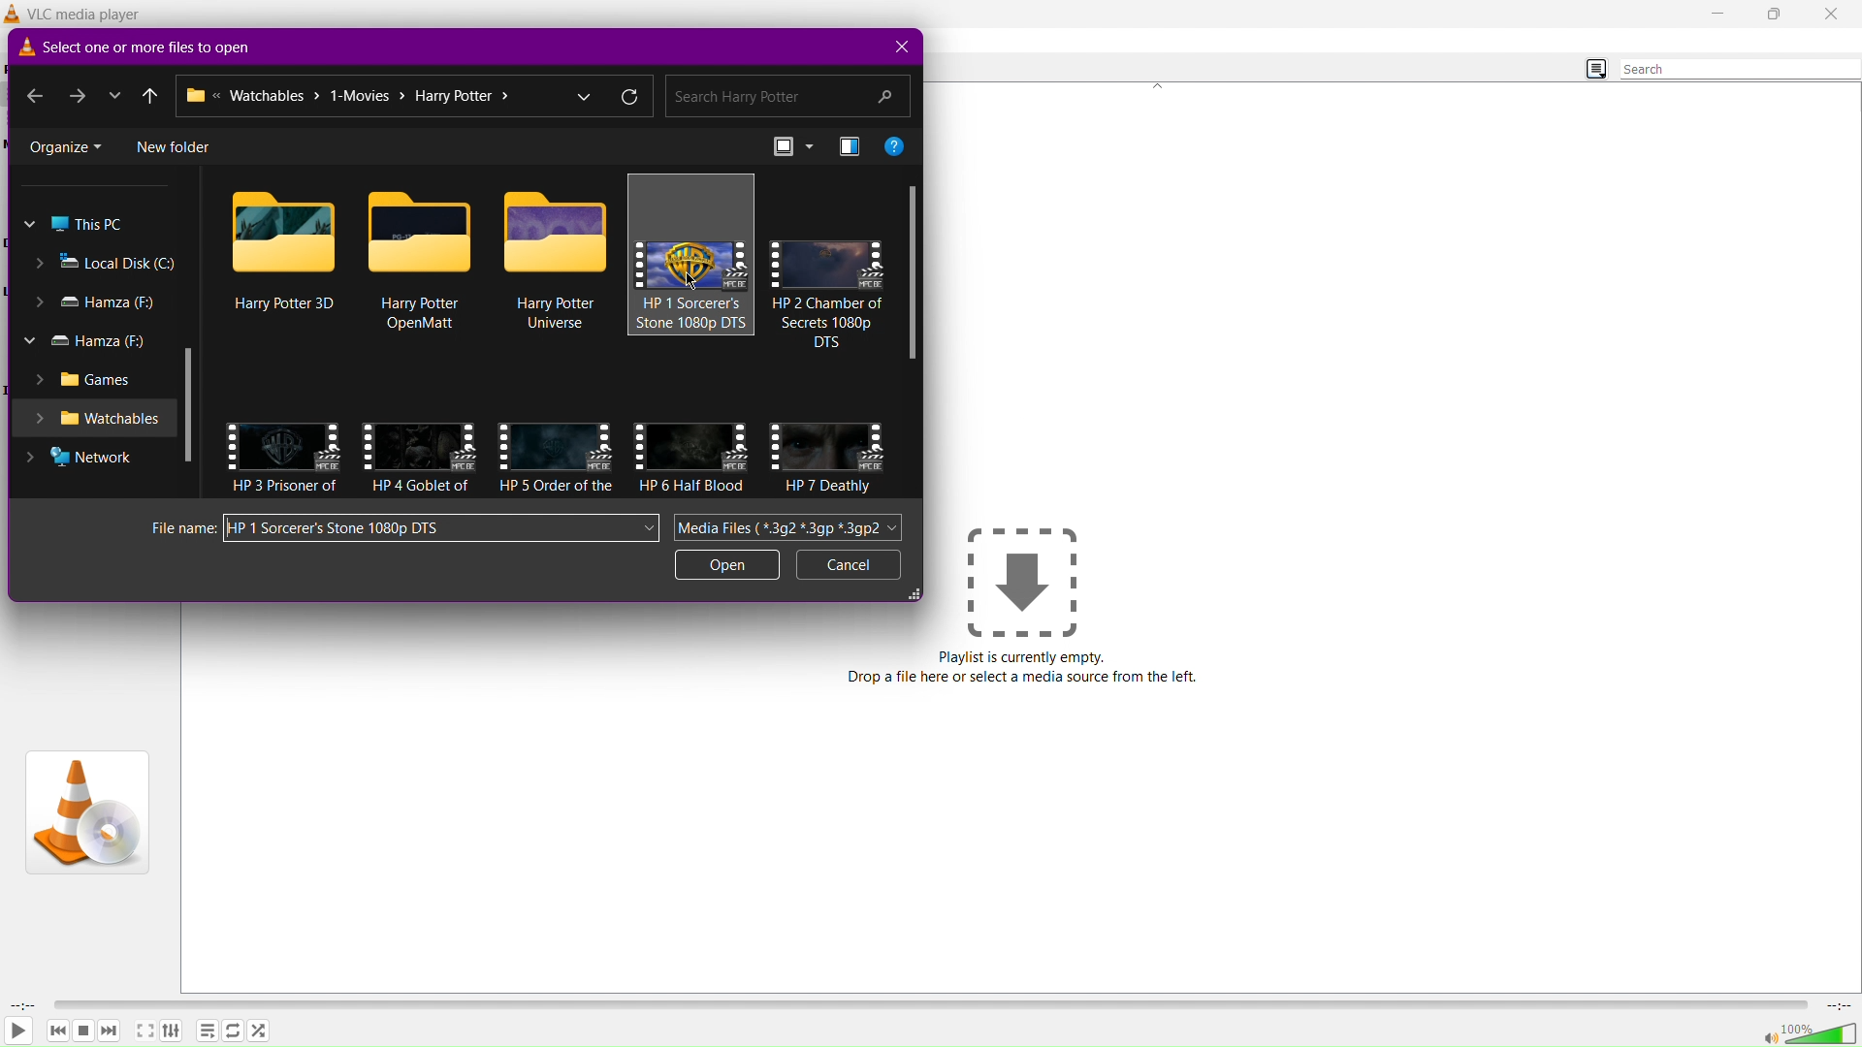 This screenshot has width=1862, height=1047. Describe the element at coordinates (692, 278) in the screenshot. I see `cursor` at that location.